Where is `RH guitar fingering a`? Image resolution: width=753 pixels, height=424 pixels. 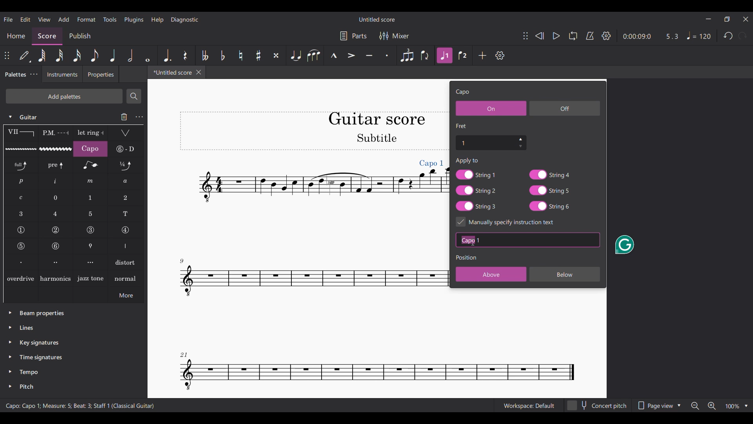 RH guitar fingering a is located at coordinates (126, 181).